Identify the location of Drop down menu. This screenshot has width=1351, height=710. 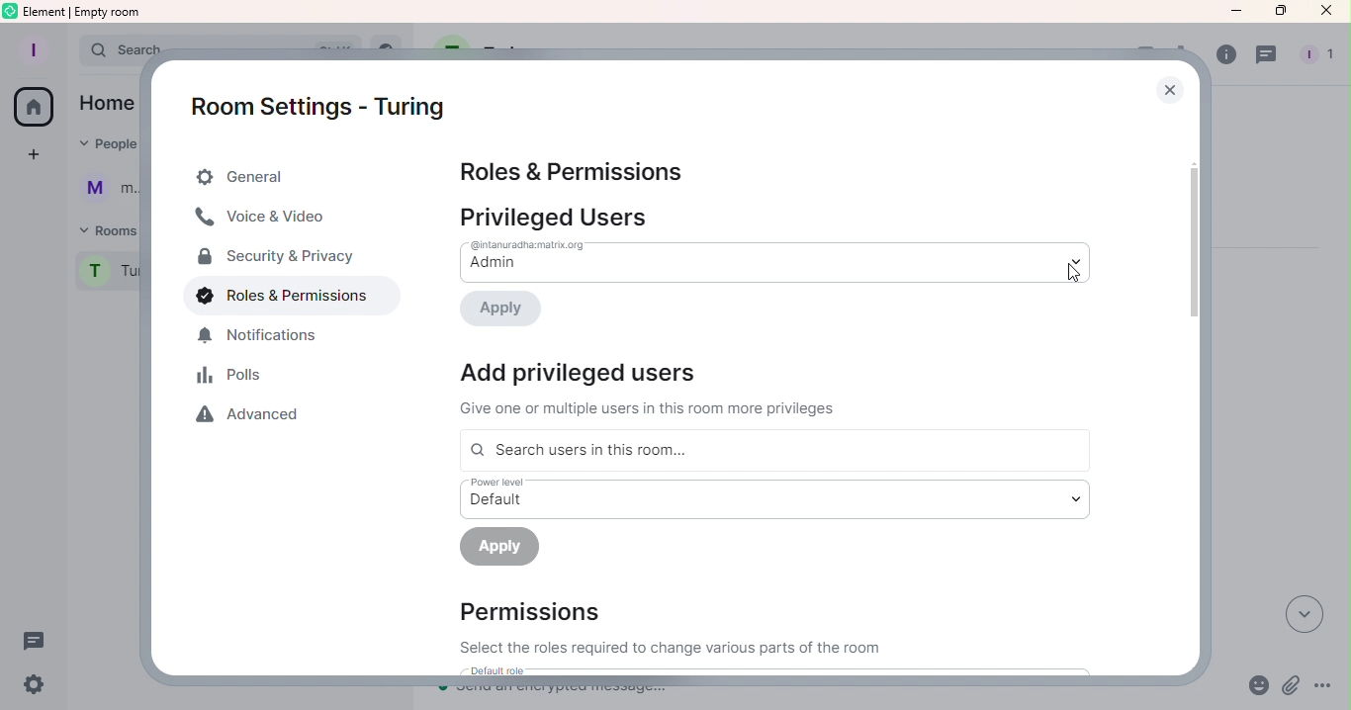
(774, 496).